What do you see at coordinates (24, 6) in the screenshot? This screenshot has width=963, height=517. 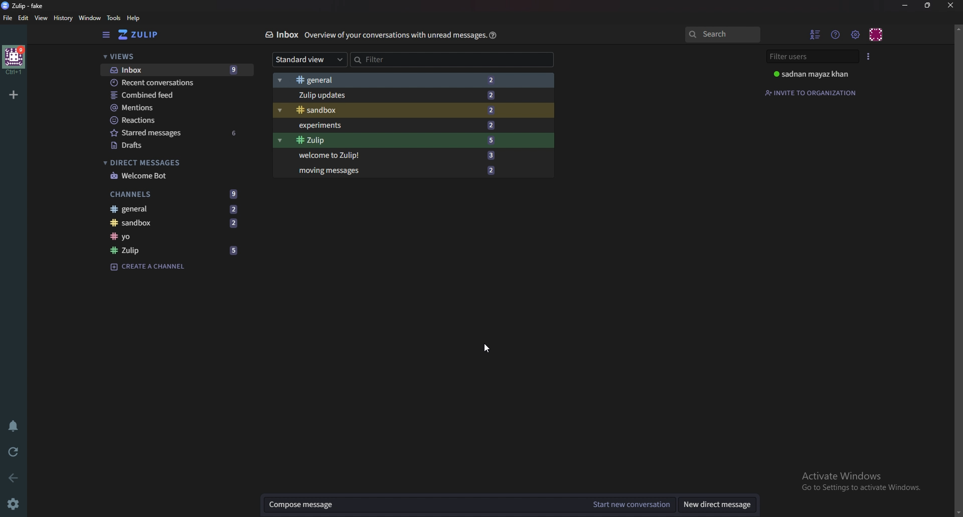 I see `Zulip - fake` at bounding box center [24, 6].